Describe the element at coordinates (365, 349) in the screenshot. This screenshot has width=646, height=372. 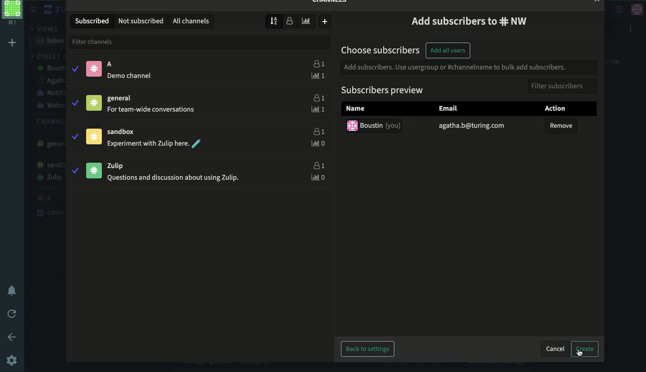
I see `back to settings` at that location.